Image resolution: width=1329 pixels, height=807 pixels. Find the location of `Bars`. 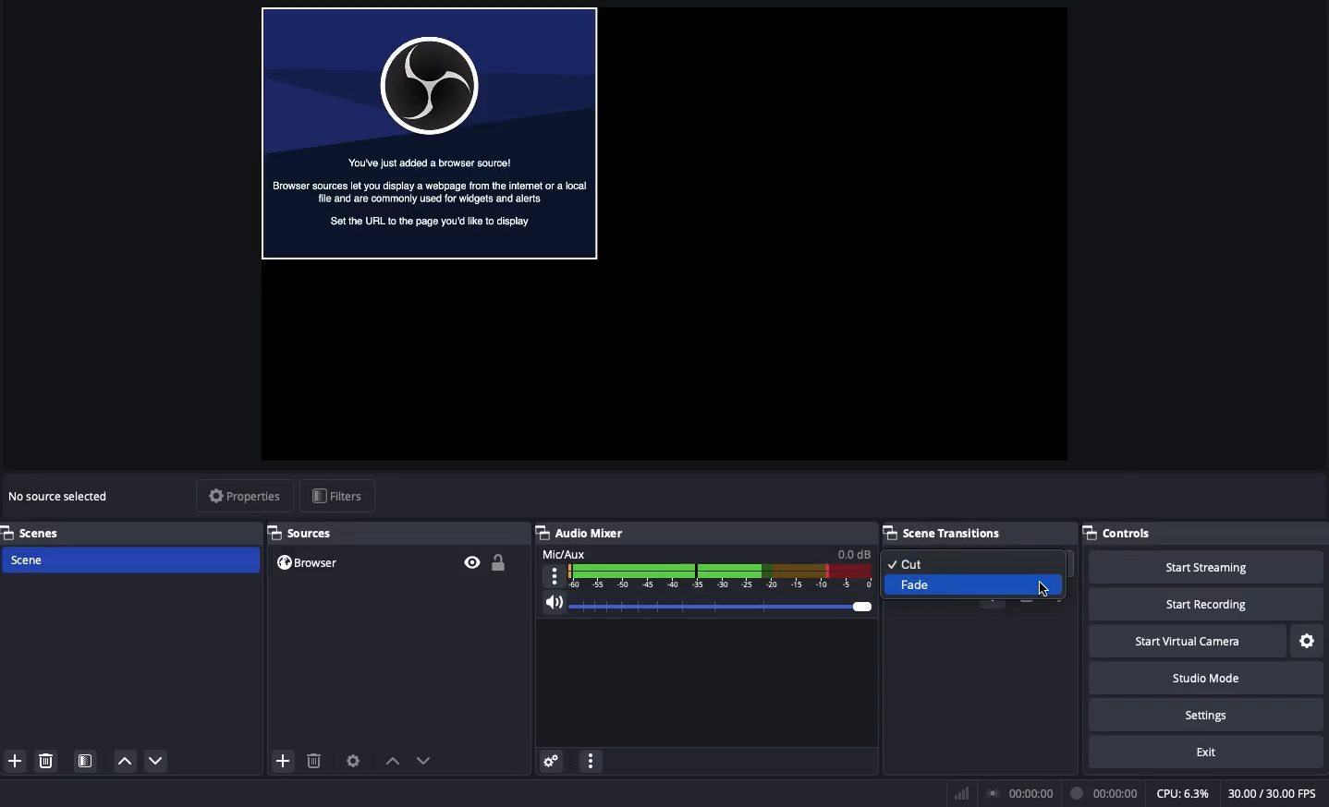

Bars is located at coordinates (958, 792).